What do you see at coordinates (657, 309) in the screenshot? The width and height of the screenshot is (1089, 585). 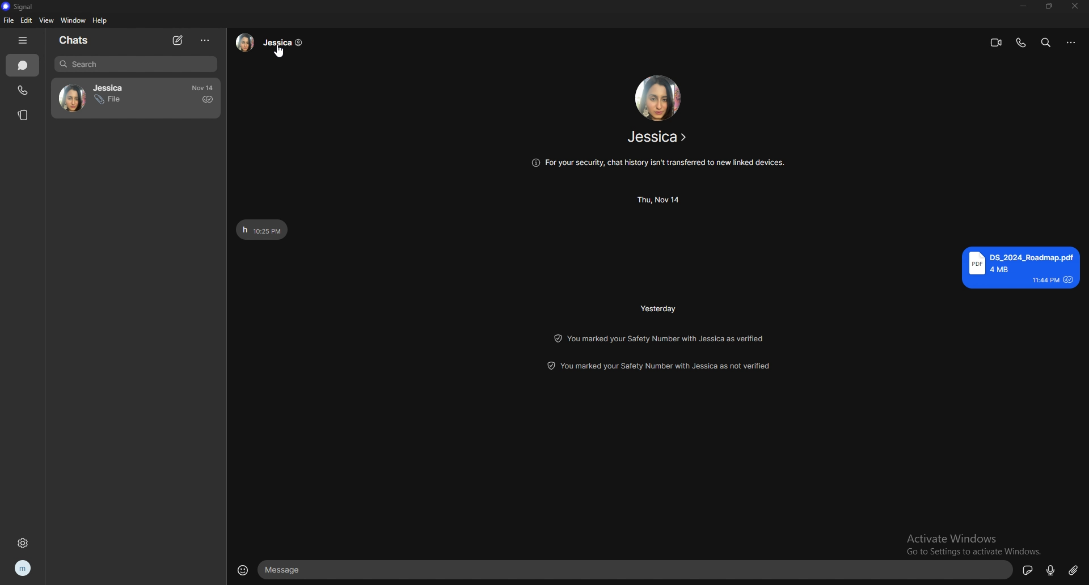 I see `time` at bounding box center [657, 309].